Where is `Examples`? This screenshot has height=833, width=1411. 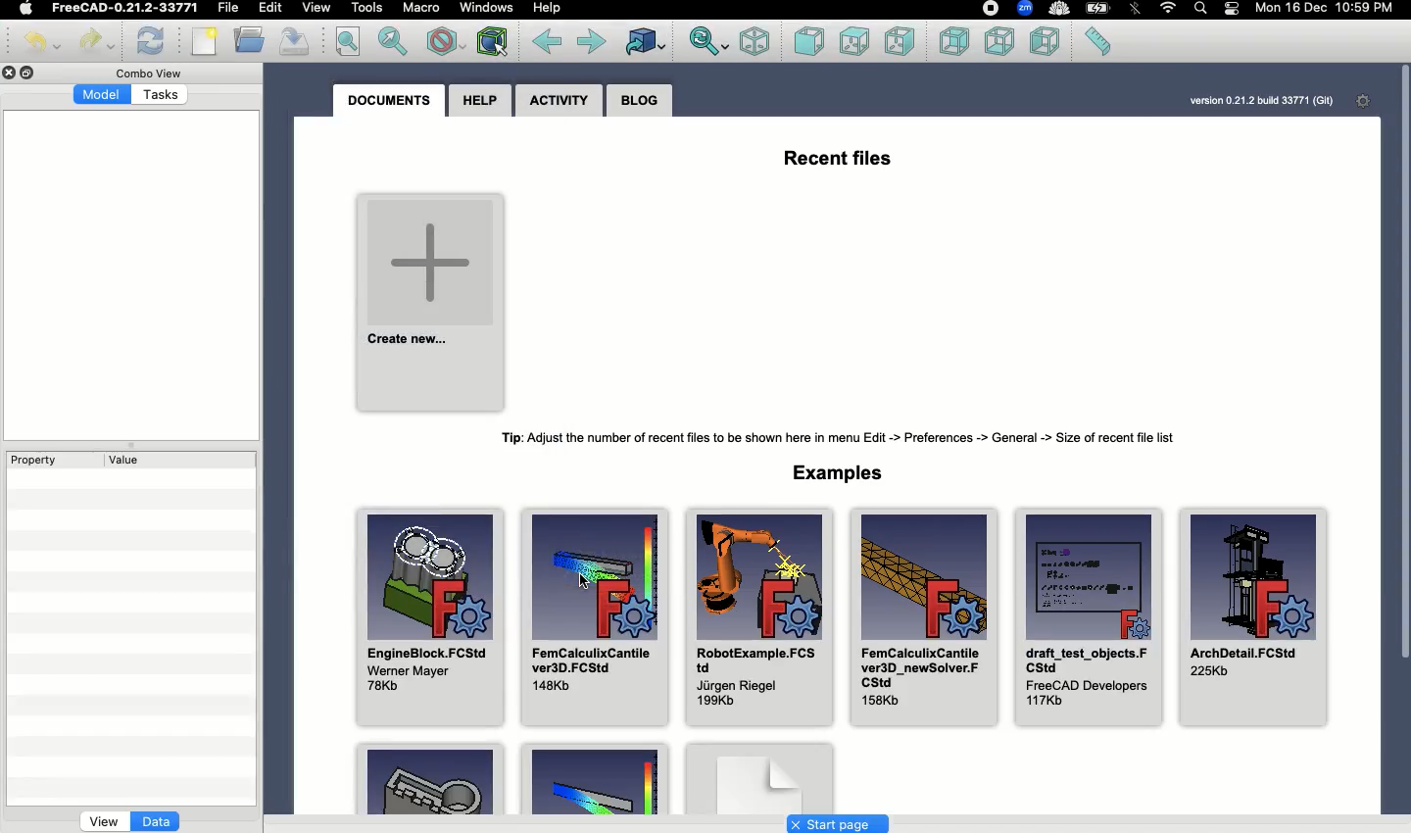 Examples is located at coordinates (838, 472).